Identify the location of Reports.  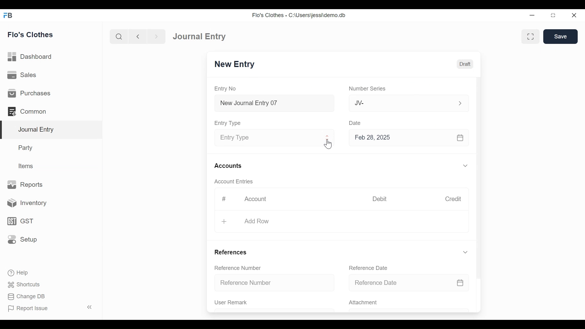
(26, 184).